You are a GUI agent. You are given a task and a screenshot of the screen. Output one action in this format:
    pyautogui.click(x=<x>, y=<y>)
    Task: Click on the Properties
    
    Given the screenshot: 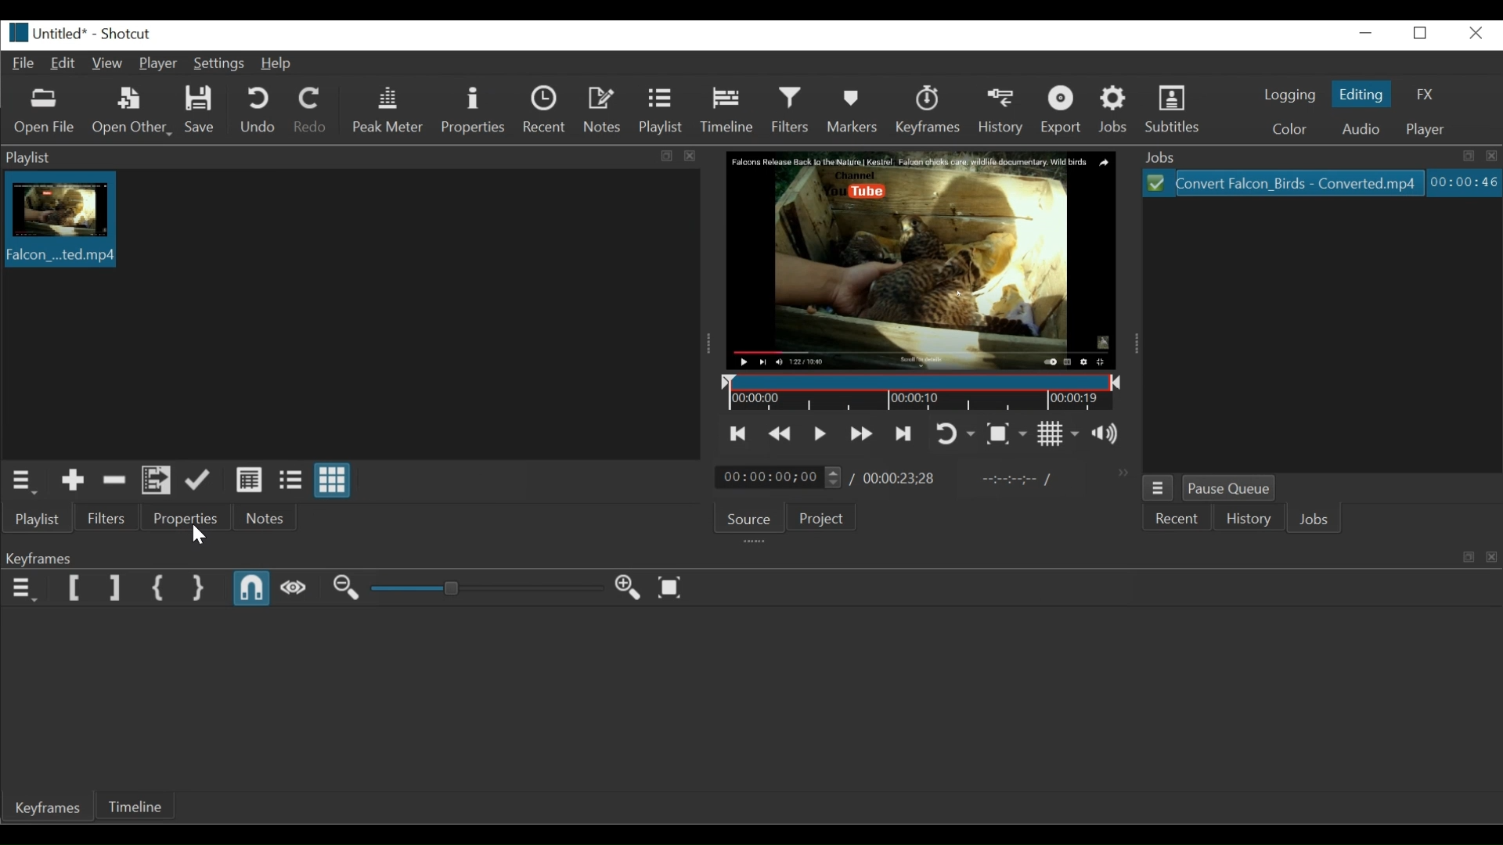 What is the action you would take?
    pyautogui.click(x=476, y=110)
    